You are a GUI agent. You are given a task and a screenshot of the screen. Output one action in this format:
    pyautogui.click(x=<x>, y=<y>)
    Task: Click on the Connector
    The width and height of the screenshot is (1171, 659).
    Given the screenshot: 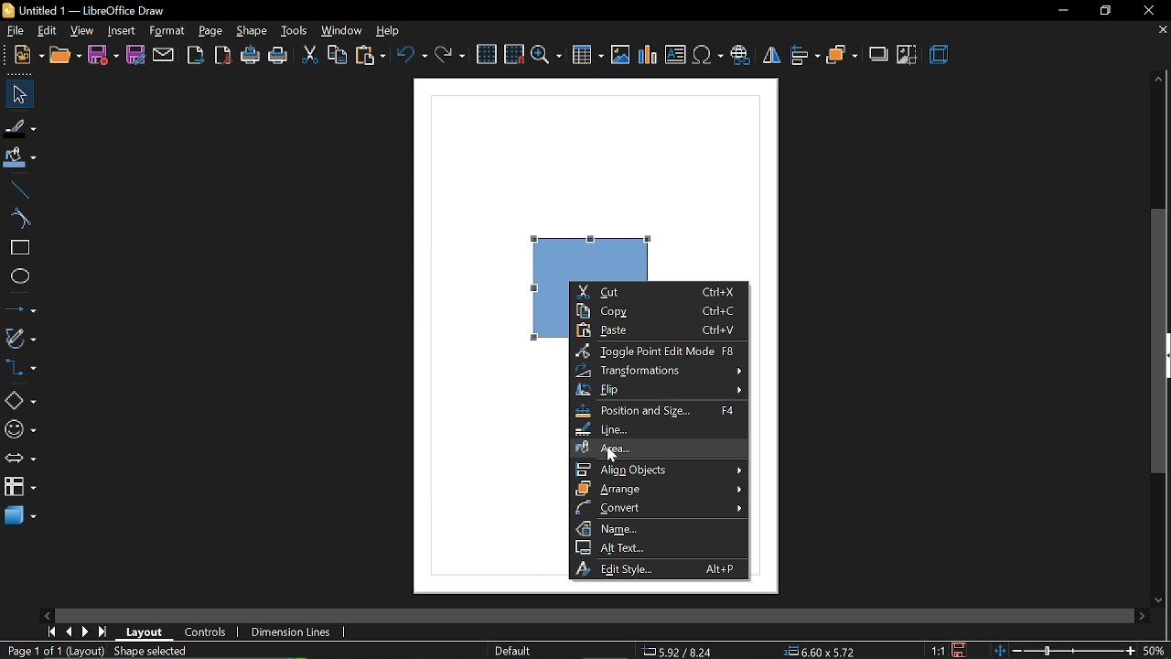 What is the action you would take?
    pyautogui.click(x=19, y=370)
    